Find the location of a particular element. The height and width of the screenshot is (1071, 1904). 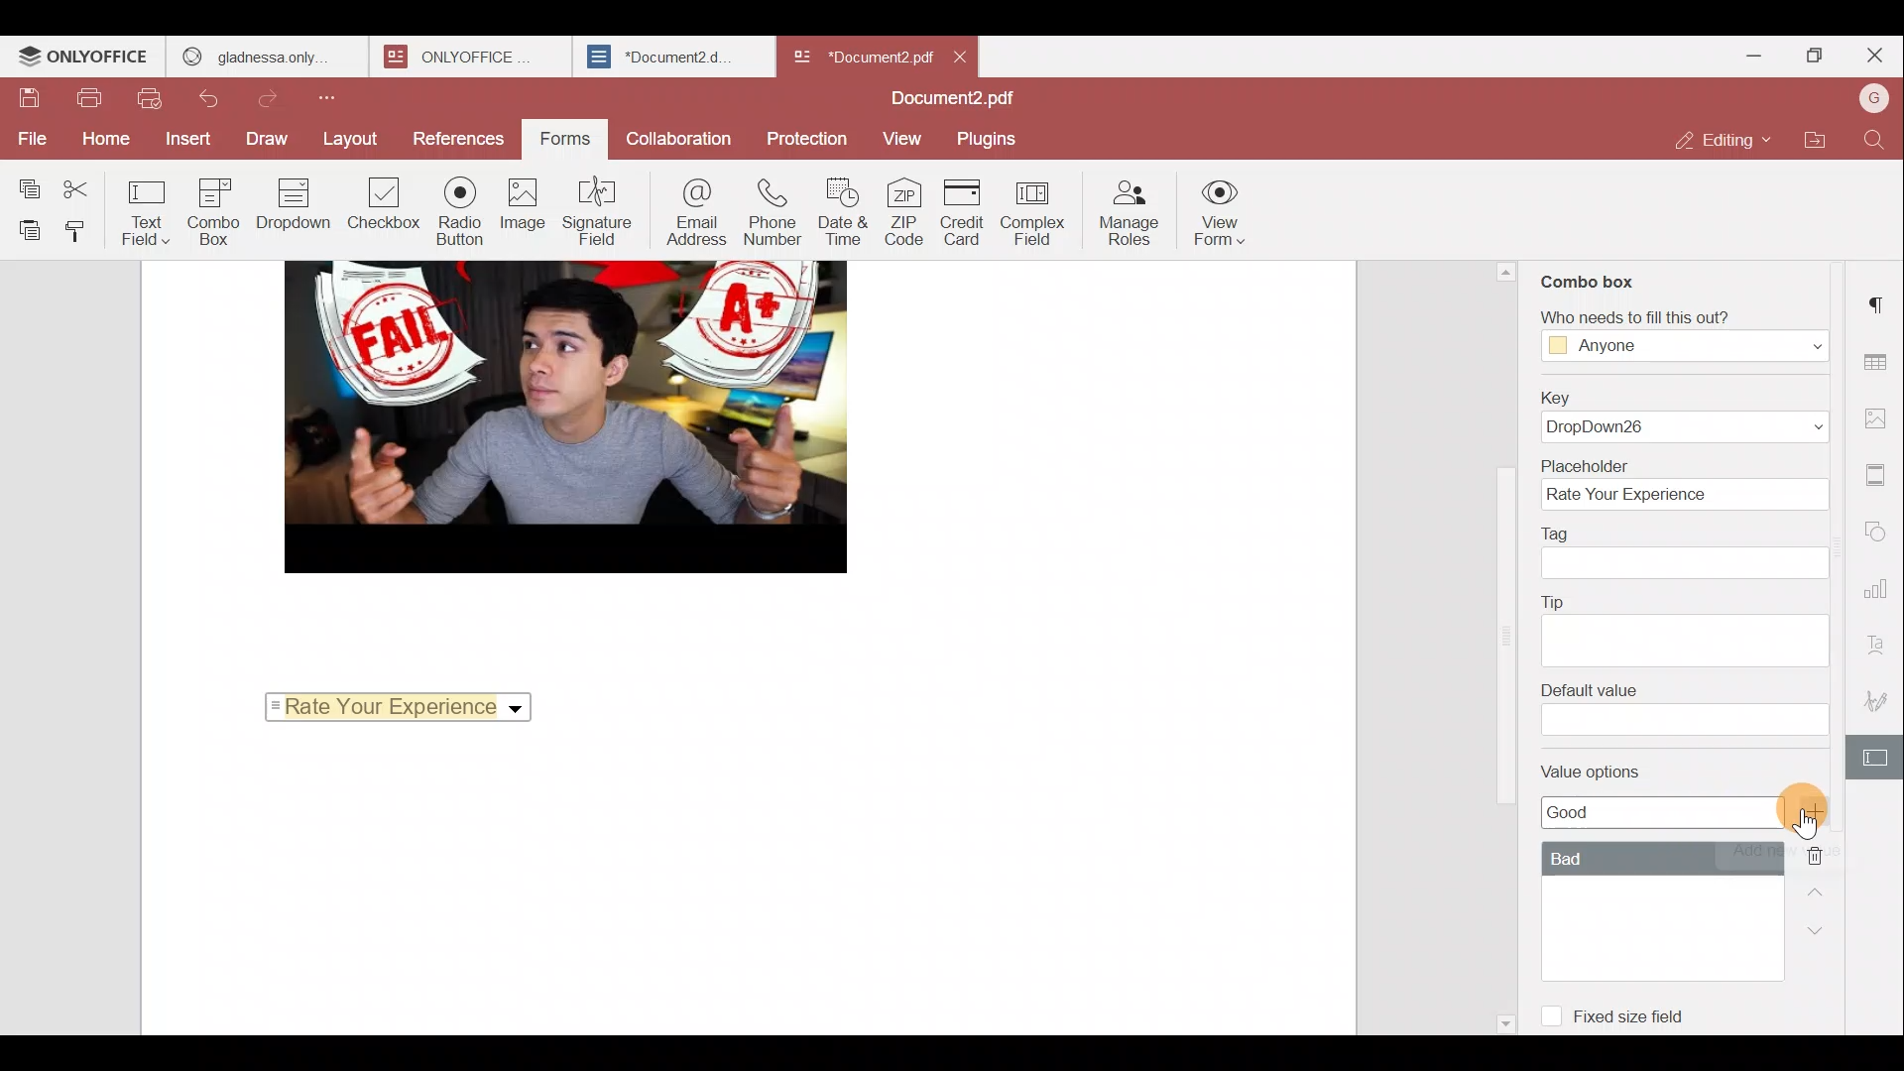

Text field is located at coordinates (153, 215).